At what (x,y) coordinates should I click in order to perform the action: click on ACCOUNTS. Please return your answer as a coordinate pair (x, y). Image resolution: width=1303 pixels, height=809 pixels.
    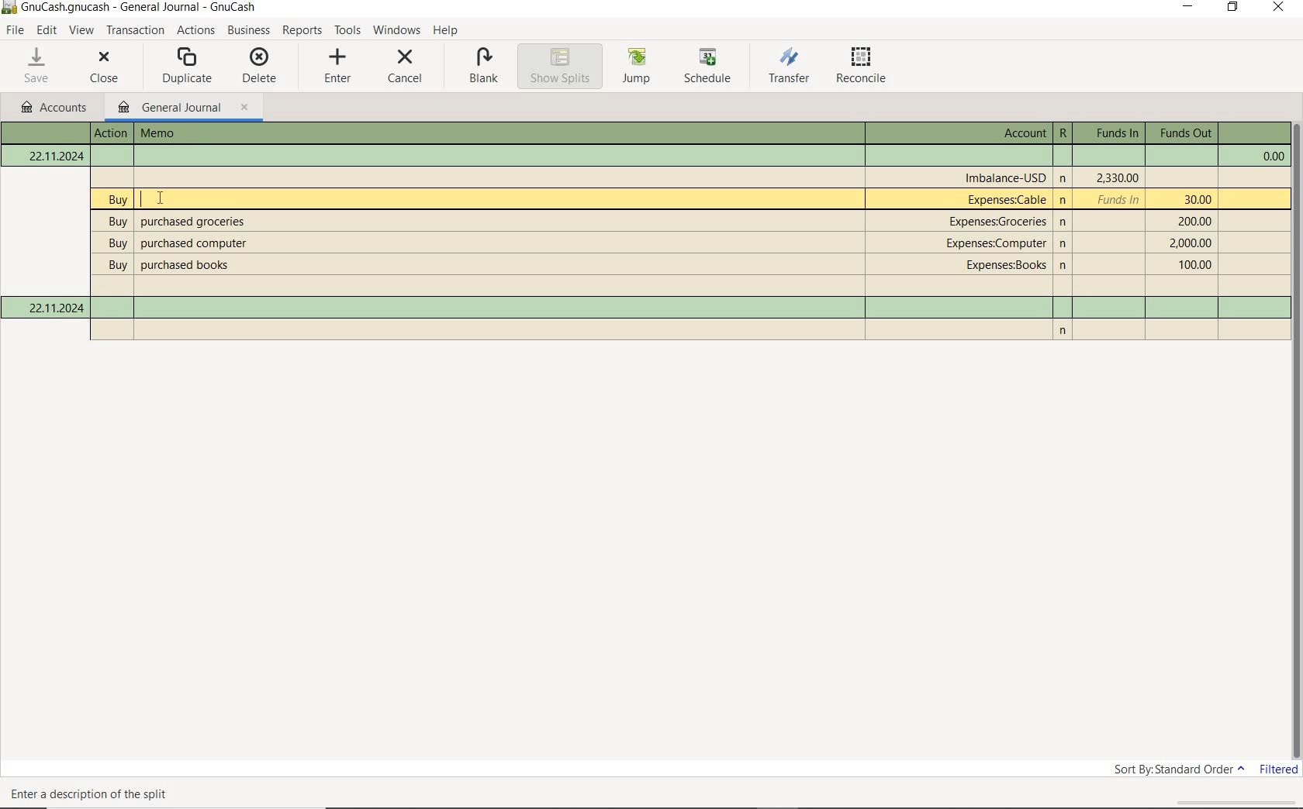
    Looking at the image, I should click on (52, 108).